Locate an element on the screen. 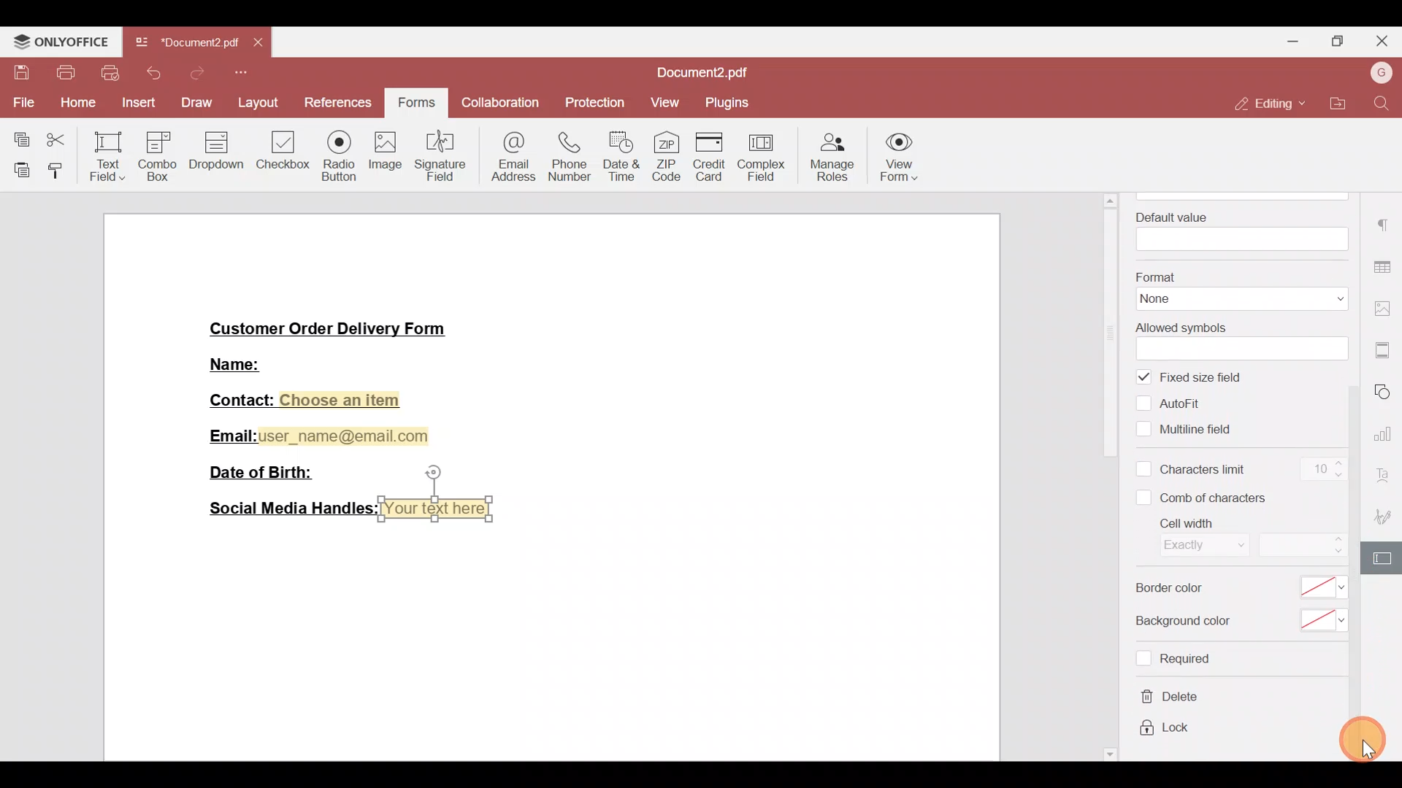  Checkbox is located at coordinates (281, 149).